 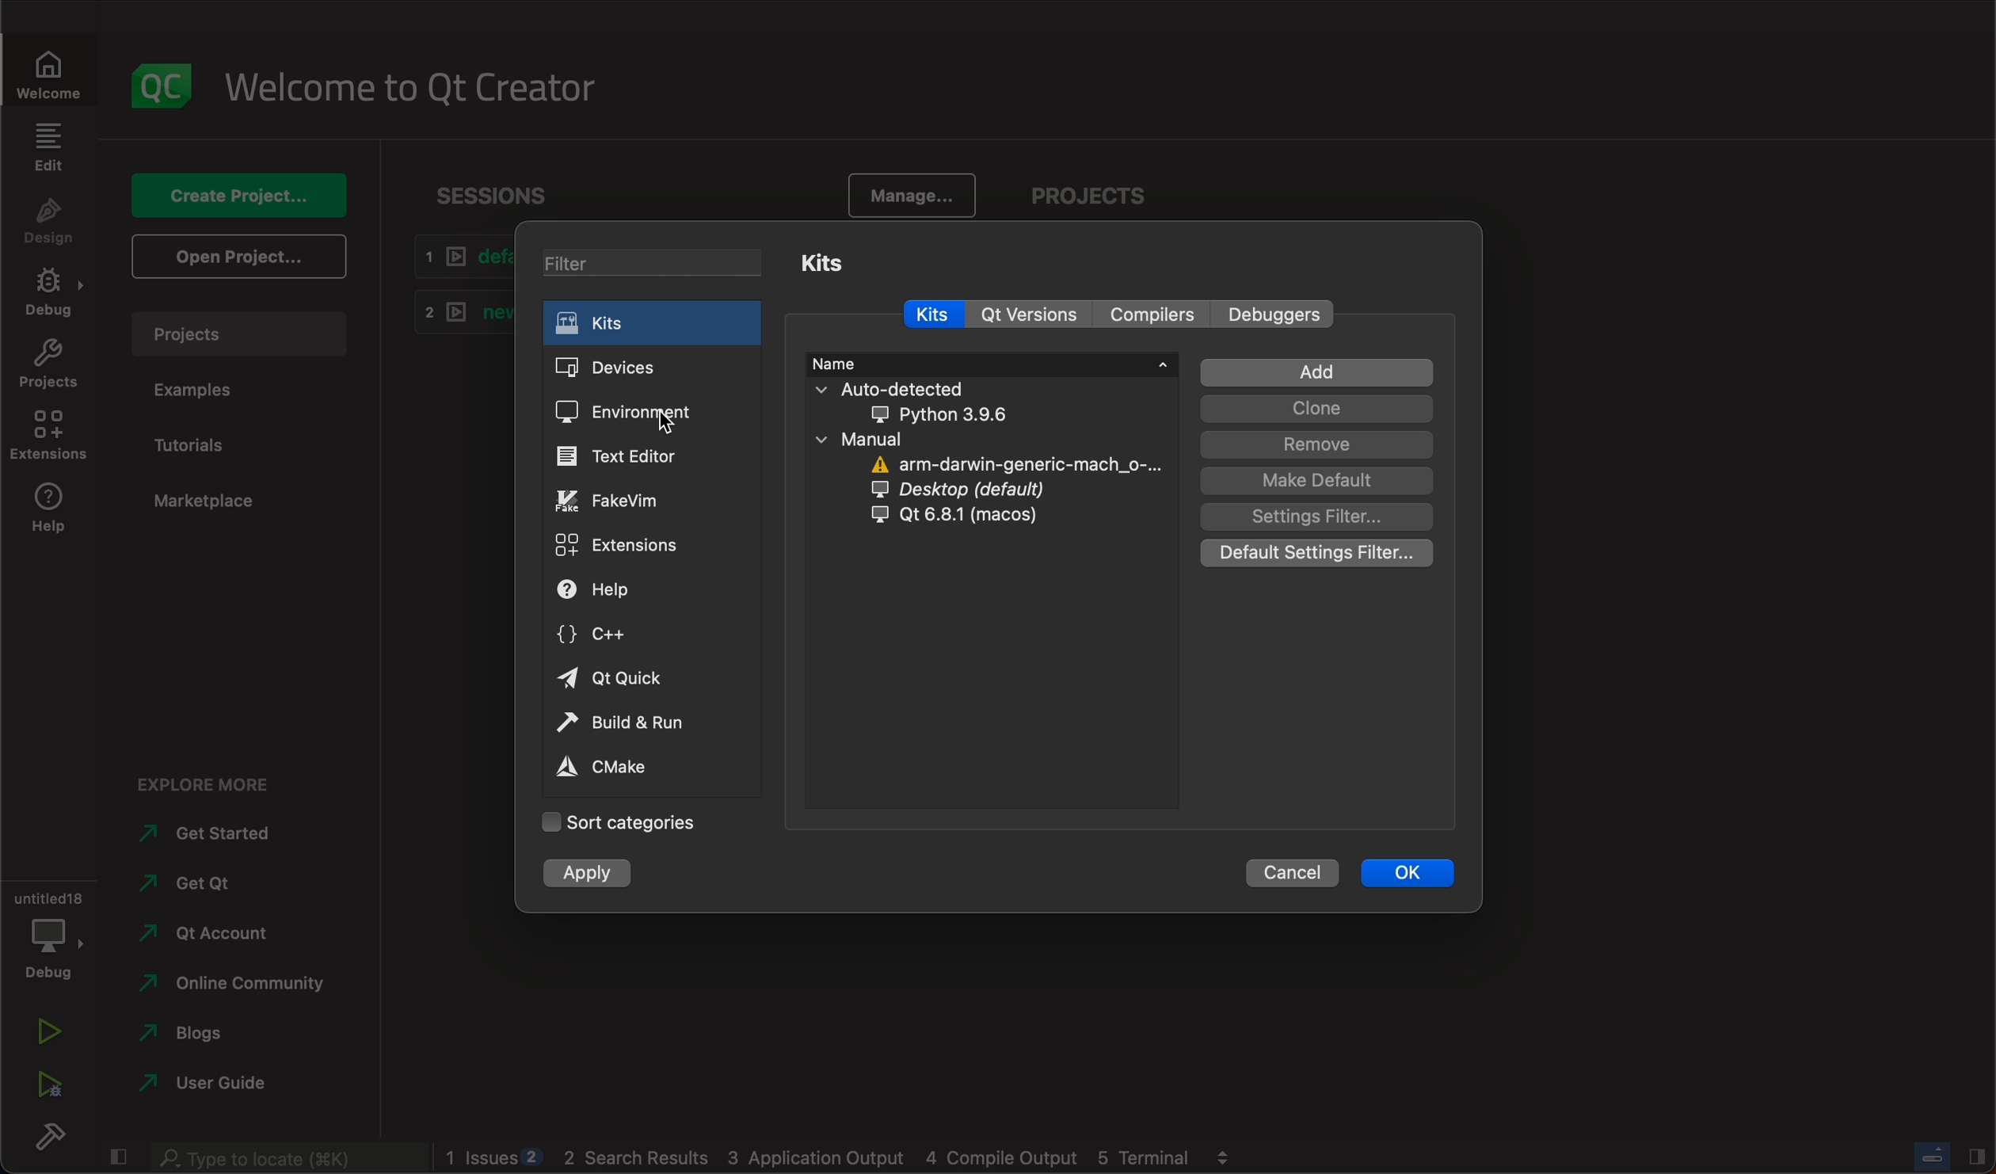 What do you see at coordinates (1952, 1155) in the screenshot?
I see `close slide bar` at bounding box center [1952, 1155].